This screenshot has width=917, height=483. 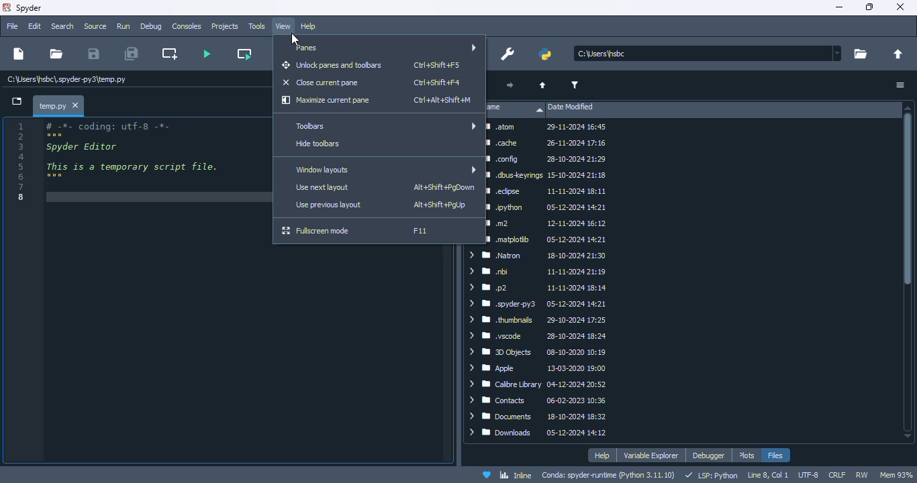 I want to click on source, so click(x=95, y=26).